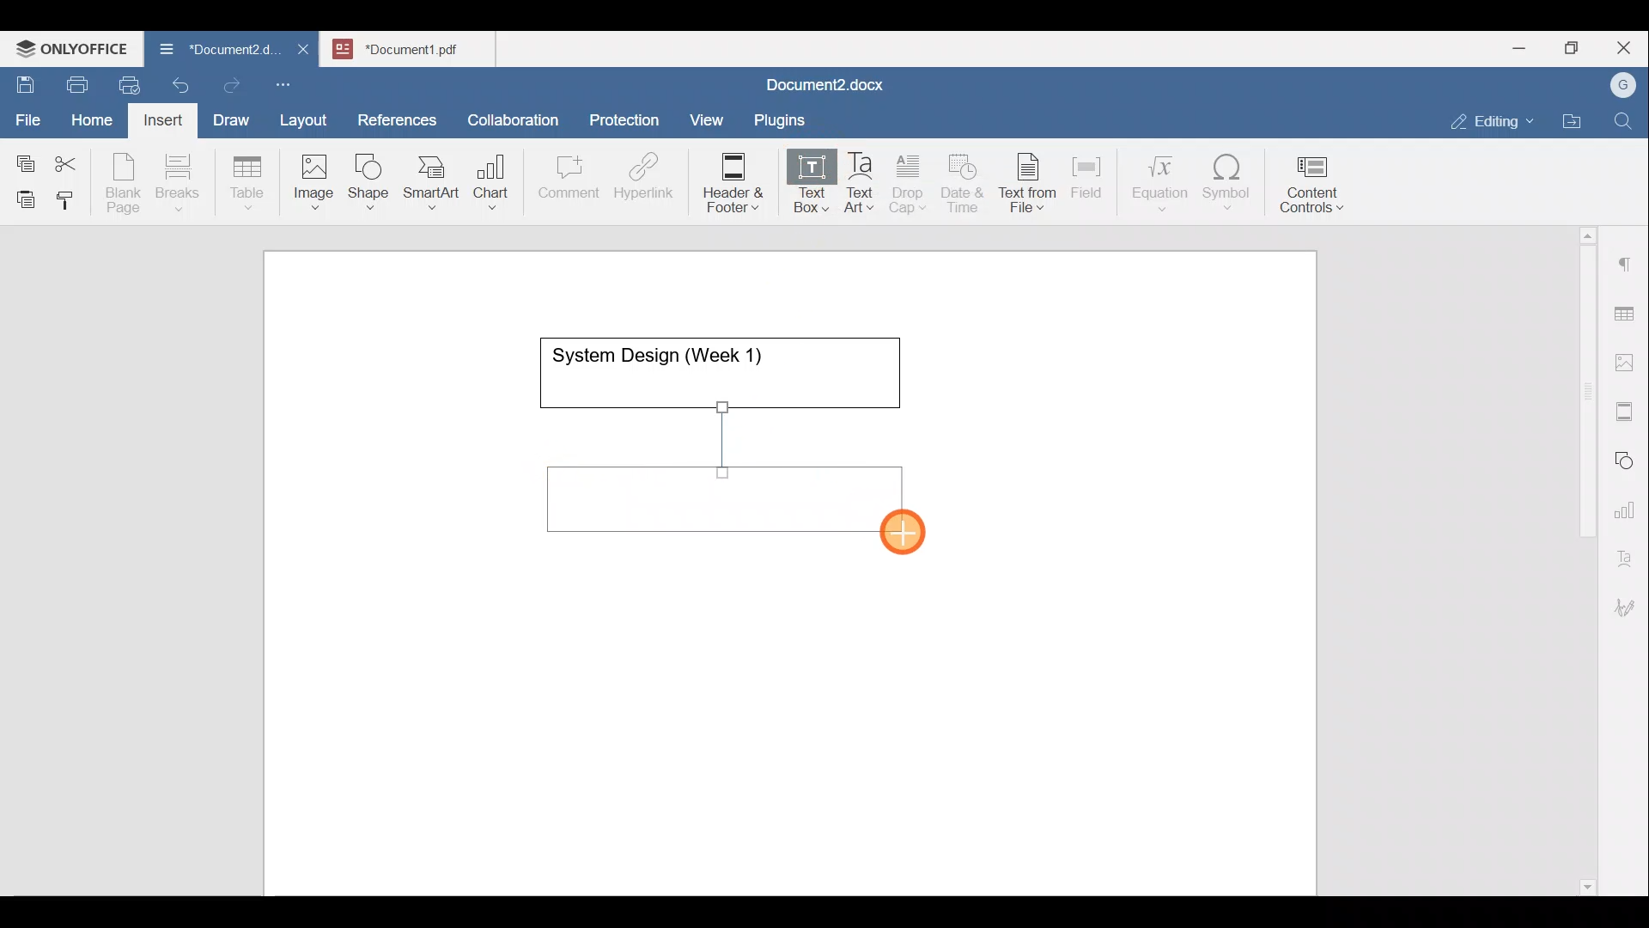  I want to click on SmartArt, so click(429, 179).